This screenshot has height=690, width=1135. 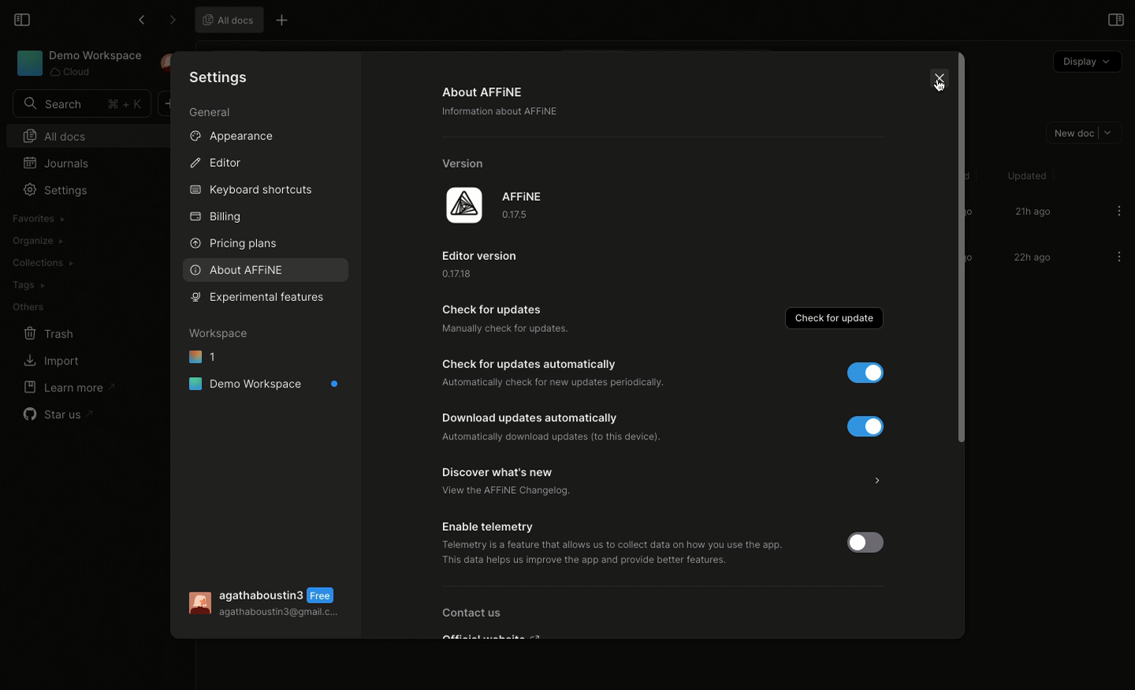 What do you see at coordinates (60, 414) in the screenshot?
I see `Star us` at bounding box center [60, 414].